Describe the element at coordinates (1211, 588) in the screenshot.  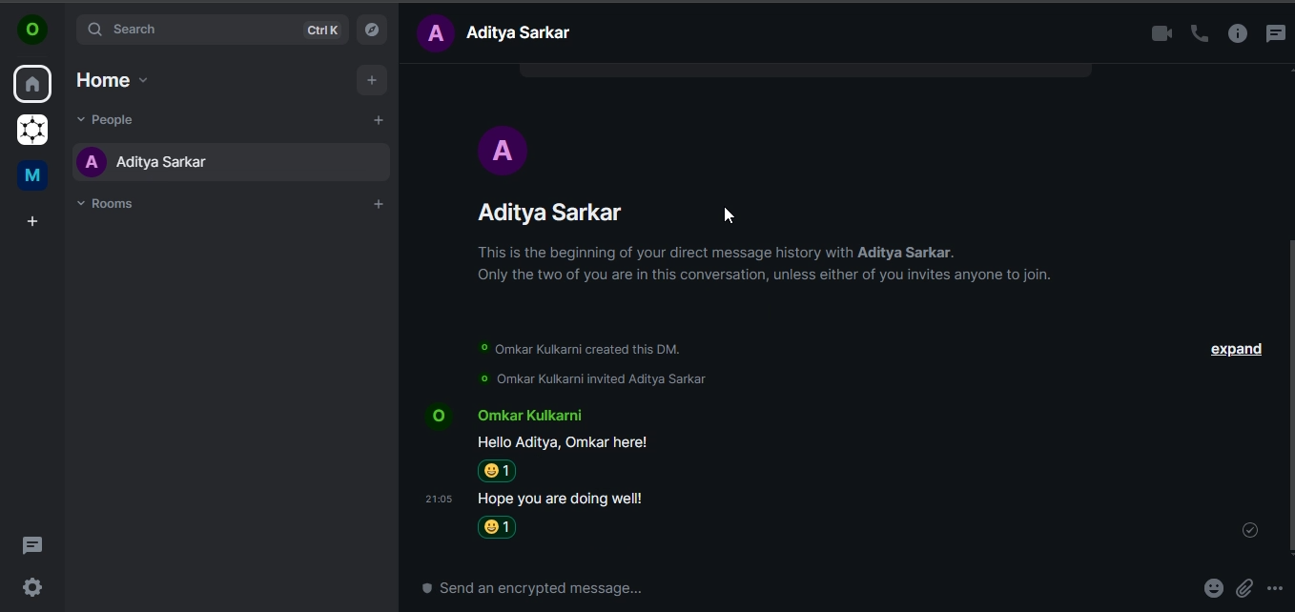
I see `emoji` at that location.